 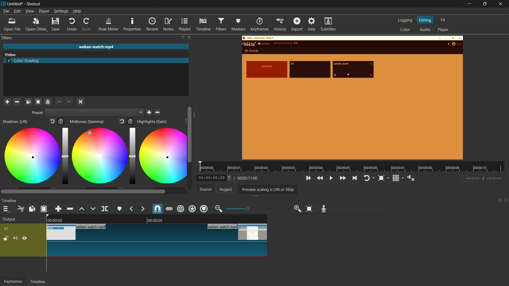 What do you see at coordinates (105, 209) in the screenshot?
I see `split at playhead` at bounding box center [105, 209].